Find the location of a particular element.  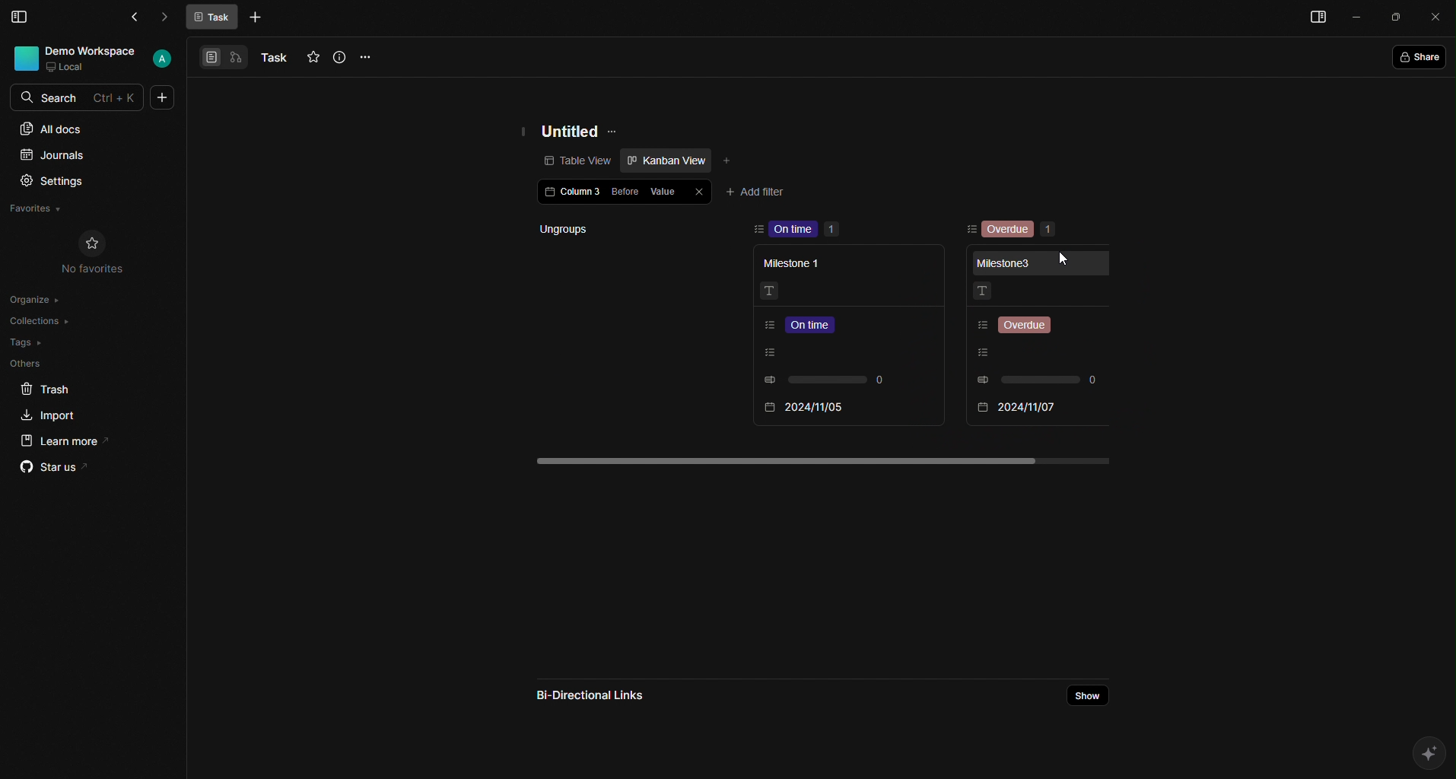

Settings is located at coordinates (52, 181).